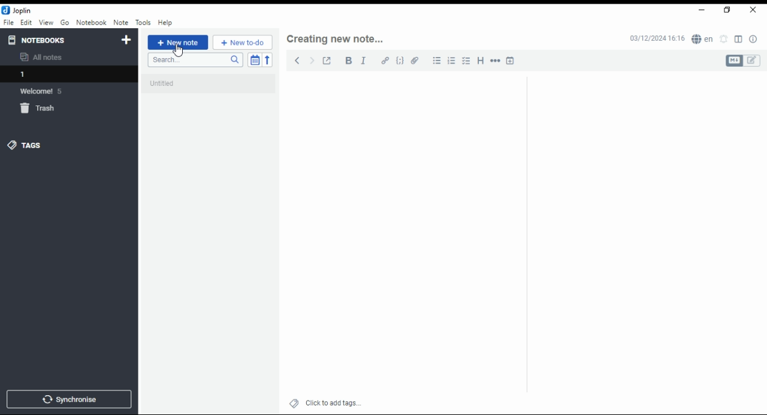 This screenshot has width=767, height=415. Describe the element at coordinates (297, 60) in the screenshot. I see `back` at that location.